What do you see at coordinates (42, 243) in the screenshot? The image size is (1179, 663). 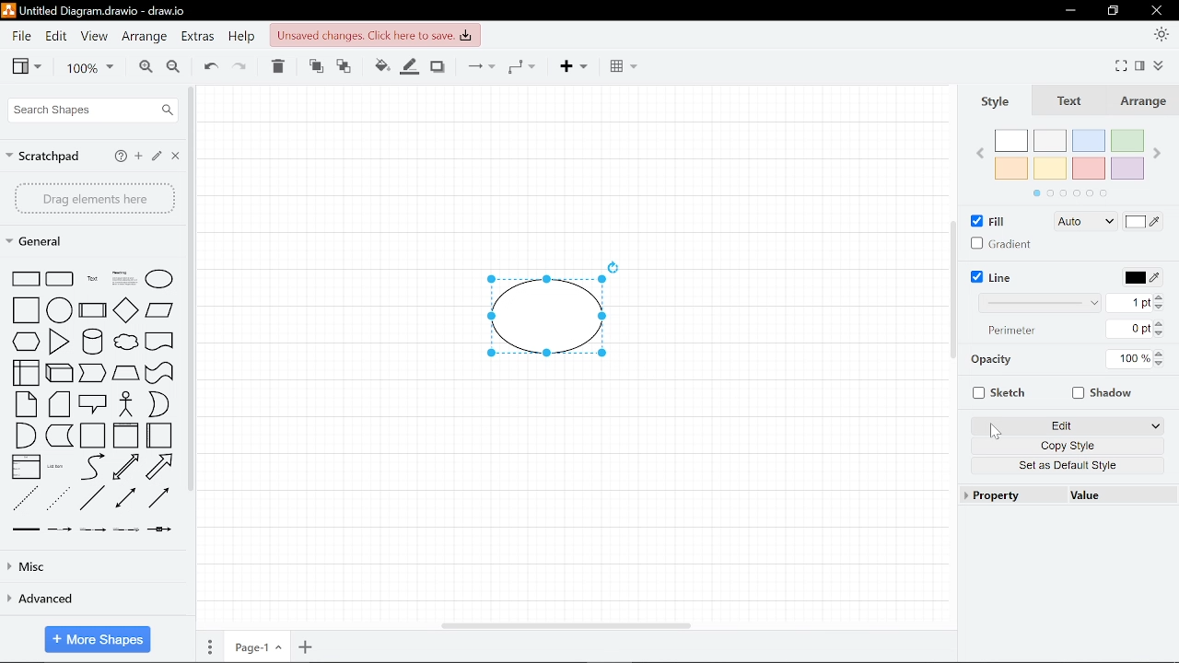 I see `General ` at bounding box center [42, 243].